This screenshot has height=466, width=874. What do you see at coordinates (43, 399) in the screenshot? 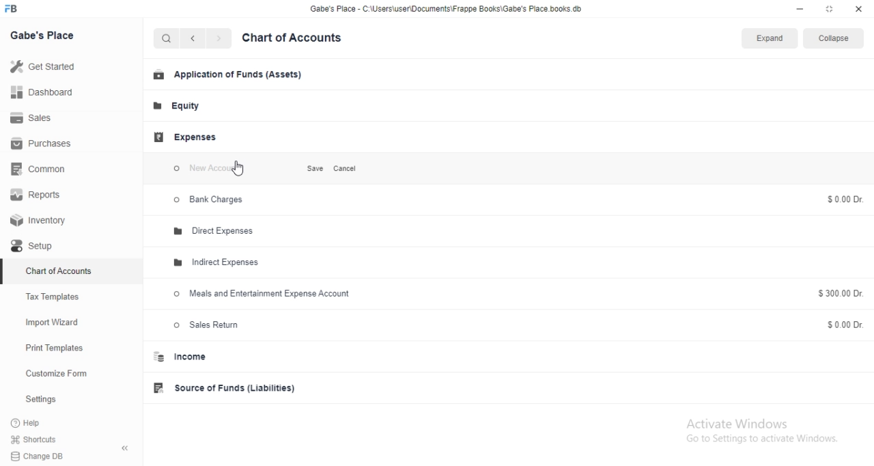
I see `Settings` at bounding box center [43, 399].